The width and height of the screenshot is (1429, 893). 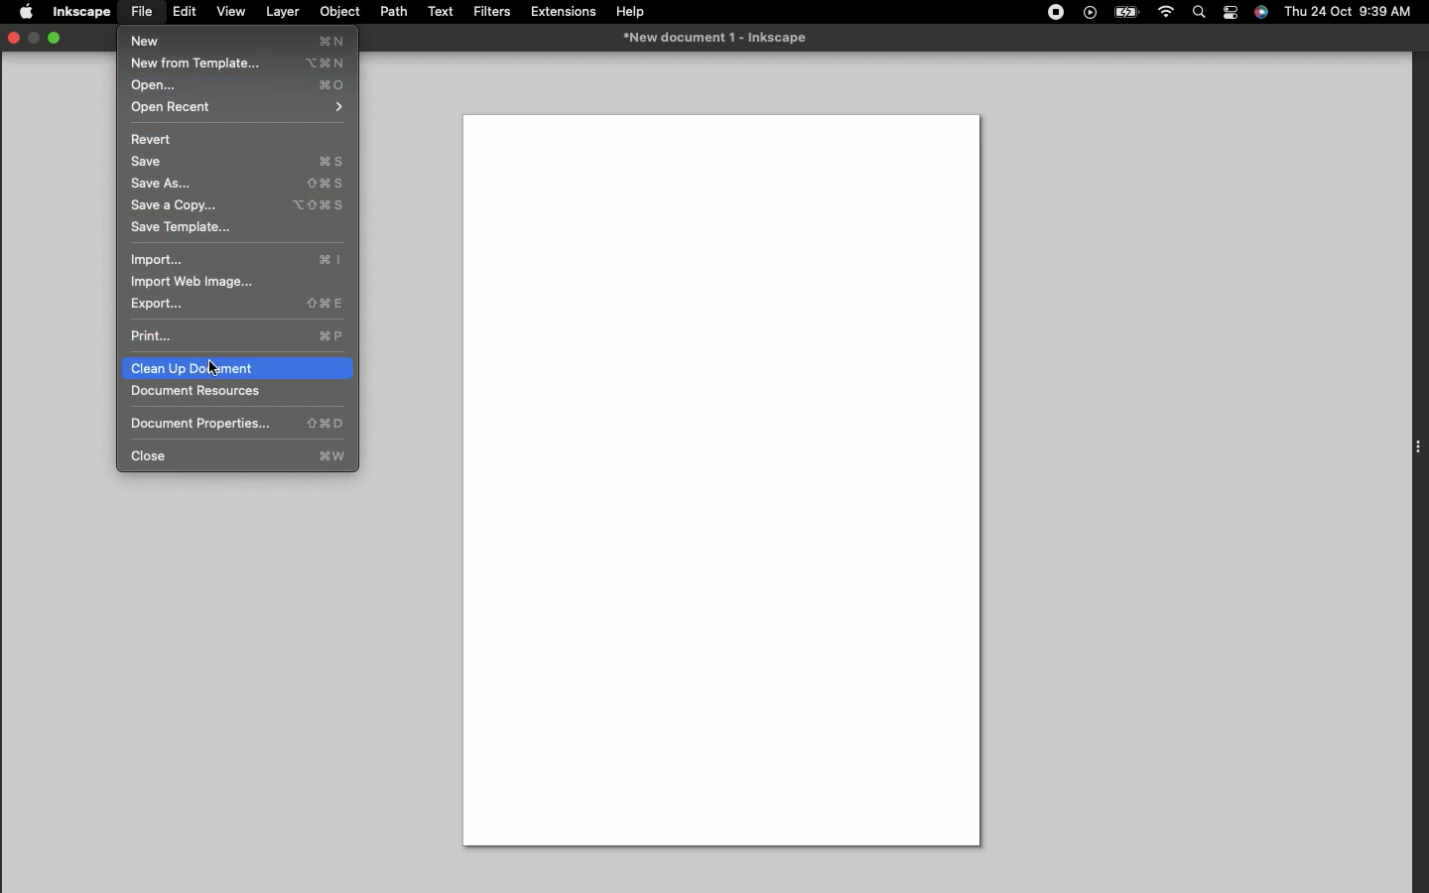 I want to click on Revert, so click(x=158, y=140).